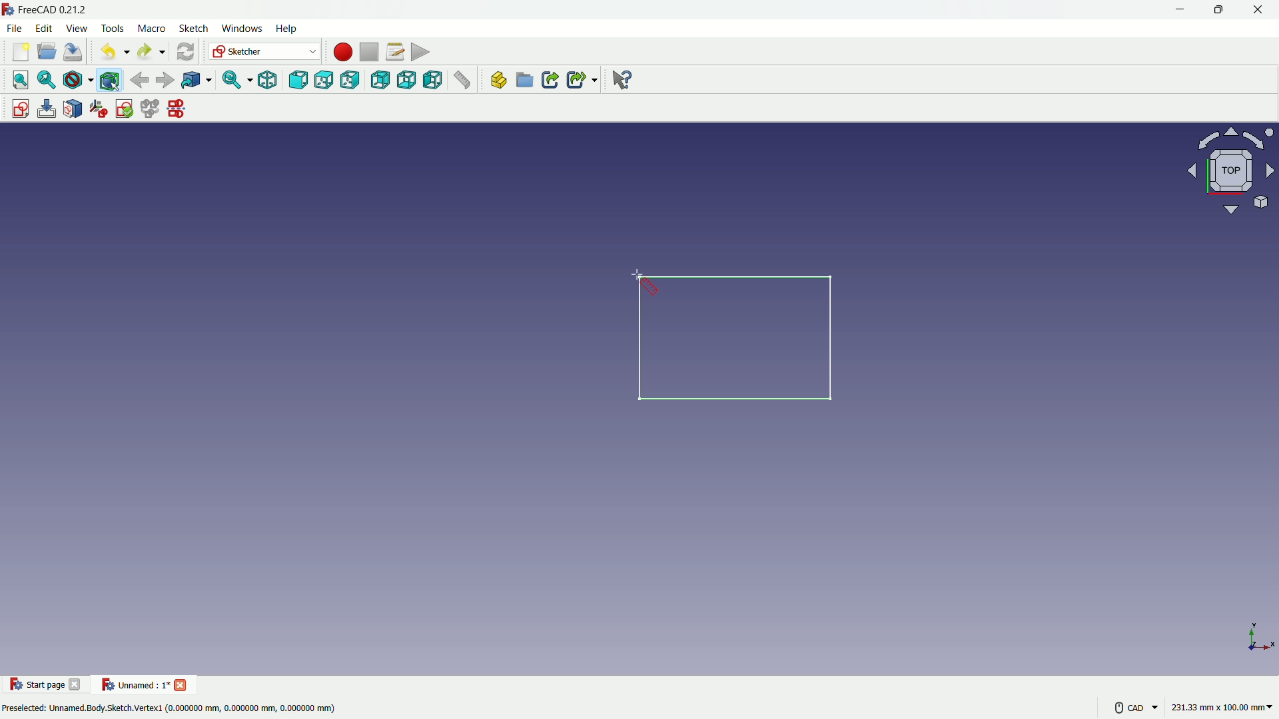 Image resolution: width=1279 pixels, height=719 pixels. What do you see at coordinates (17, 80) in the screenshot?
I see `fit all` at bounding box center [17, 80].